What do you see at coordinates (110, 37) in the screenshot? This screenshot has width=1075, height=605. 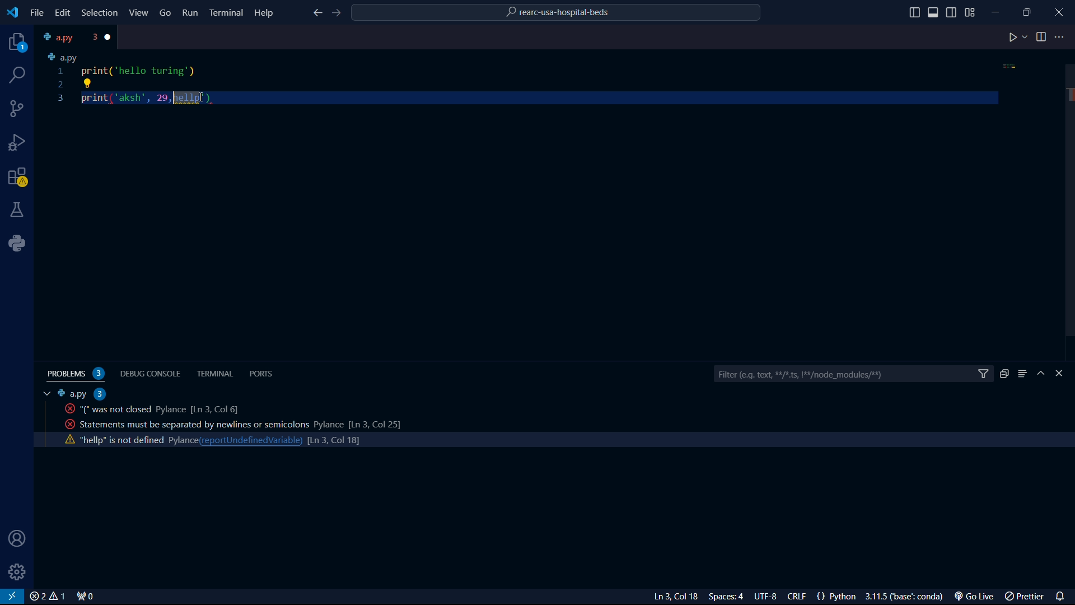 I see `close` at bounding box center [110, 37].